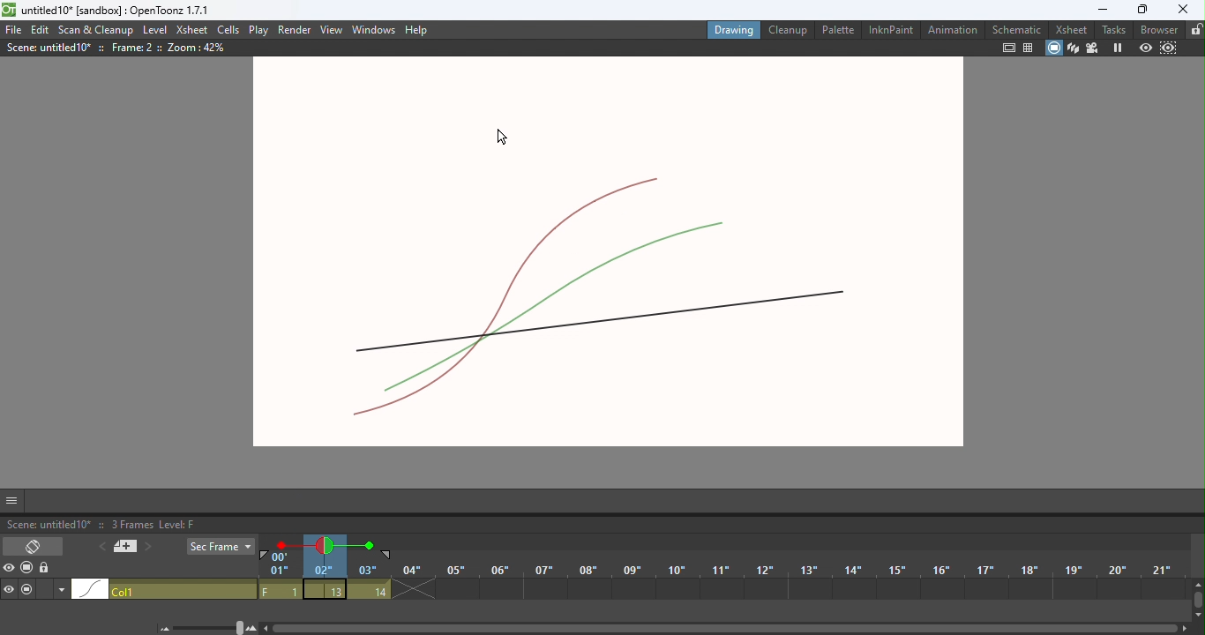 This screenshot has height=635, width=1205. I want to click on Scene: untitled10* :: 3 Frames Level: F, so click(602, 523).